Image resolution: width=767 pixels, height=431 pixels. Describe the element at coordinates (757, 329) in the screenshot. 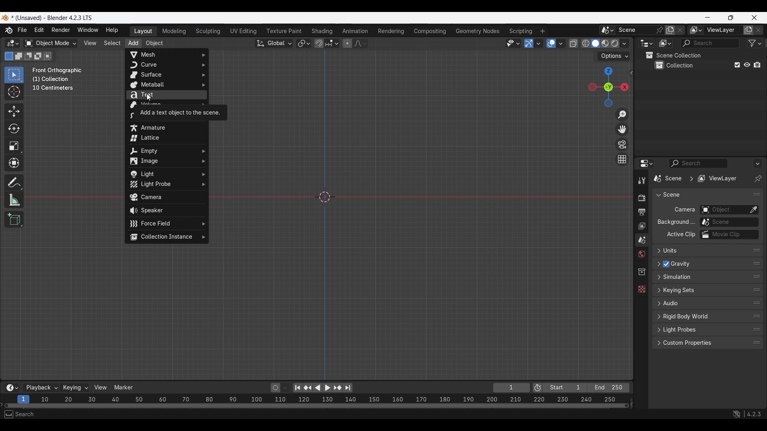

I see `Change order in the list` at that location.